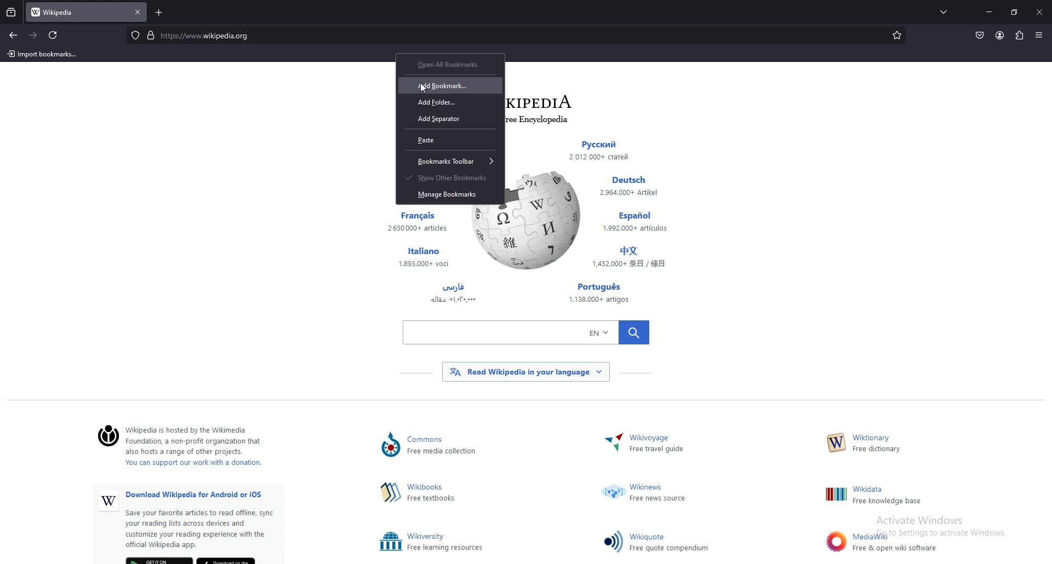 Image resolution: width=1052 pixels, height=564 pixels. Describe the element at coordinates (637, 257) in the screenshot. I see `` at that location.